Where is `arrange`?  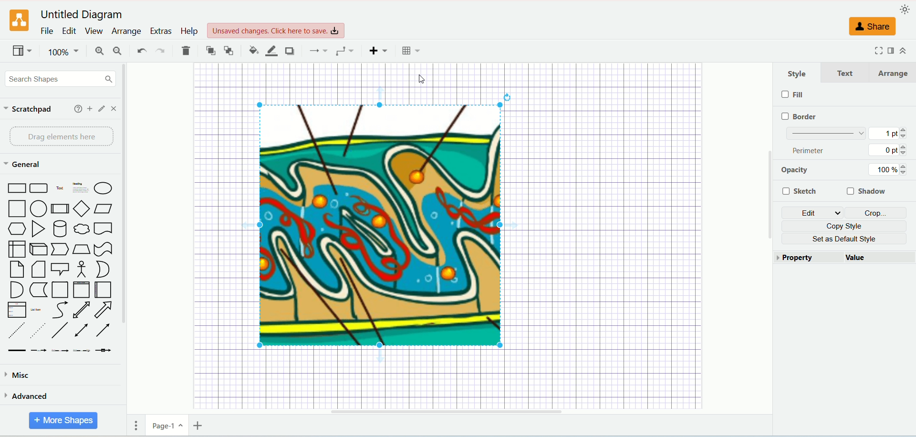
arrange is located at coordinates (896, 72).